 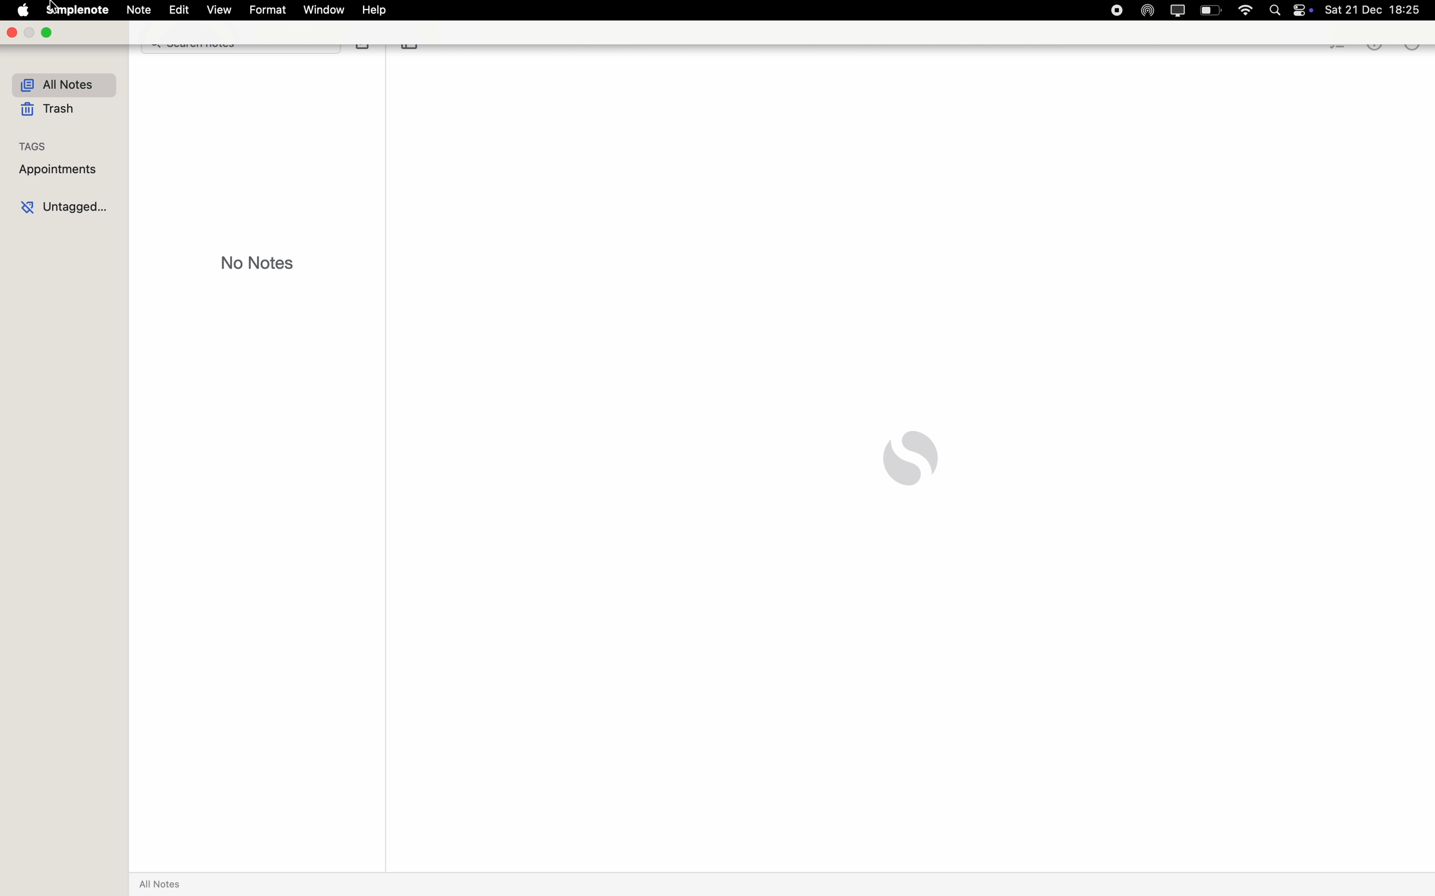 I want to click on screen, so click(x=1177, y=11).